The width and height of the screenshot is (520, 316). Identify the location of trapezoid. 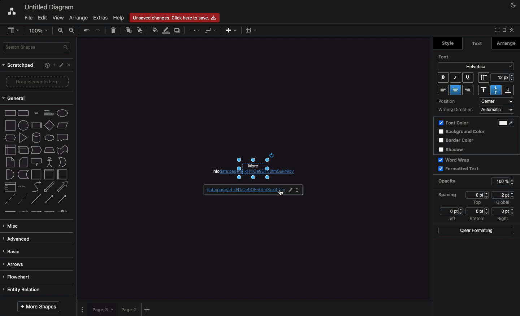
(49, 150).